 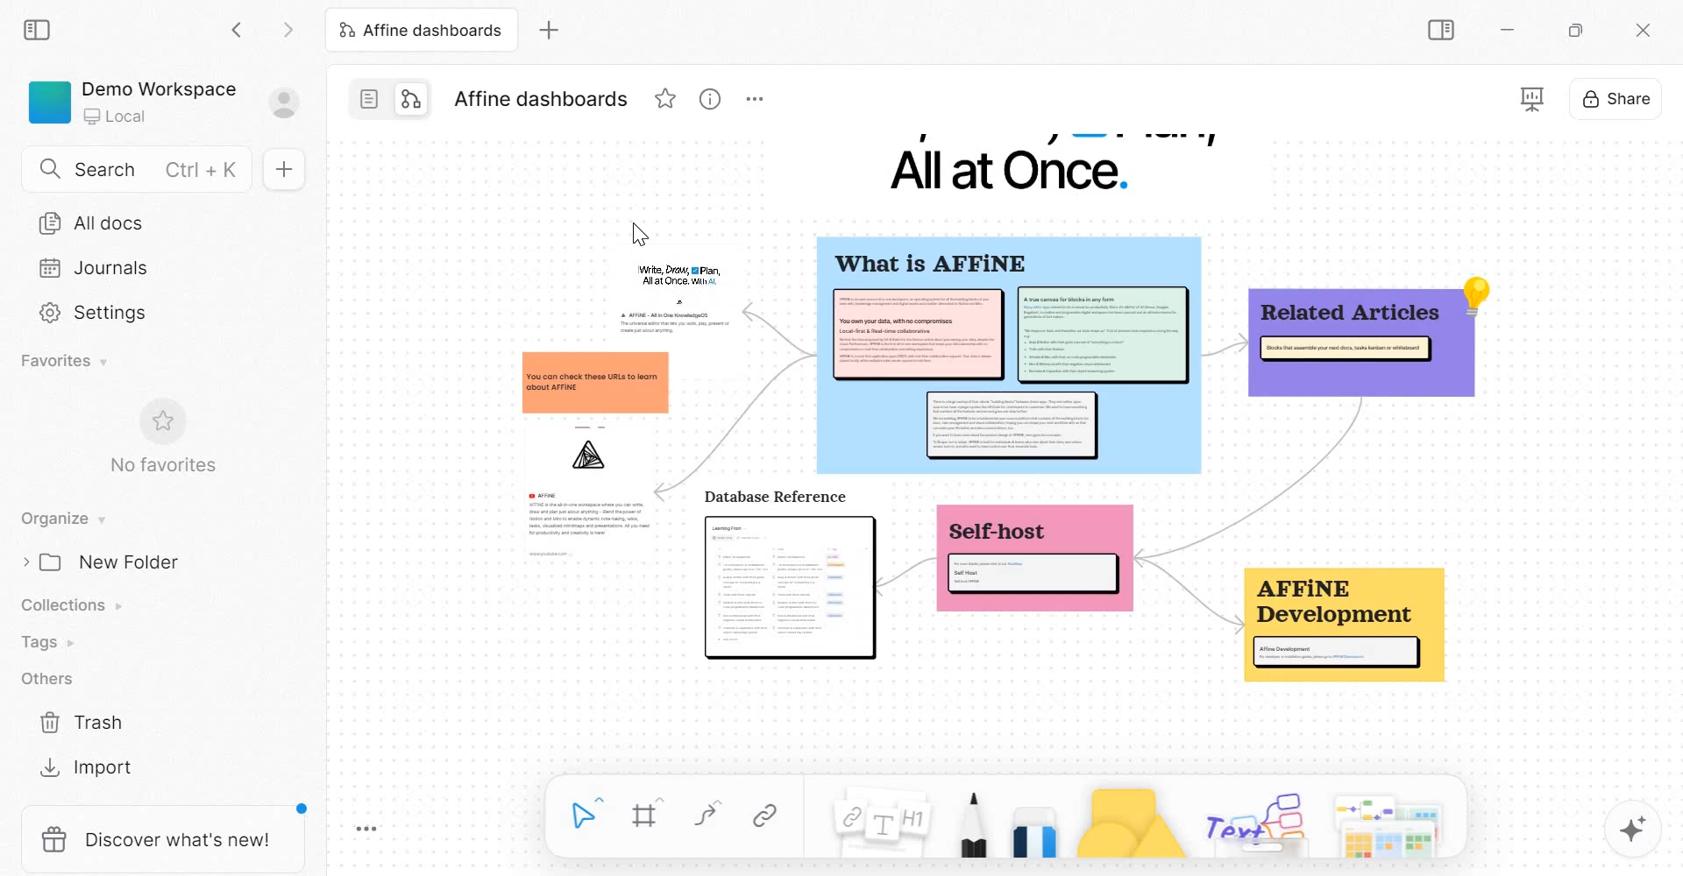 What do you see at coordinates (1577, 31) in the screenshot?
I see `Maximize` at bounding box center [1577, 31].